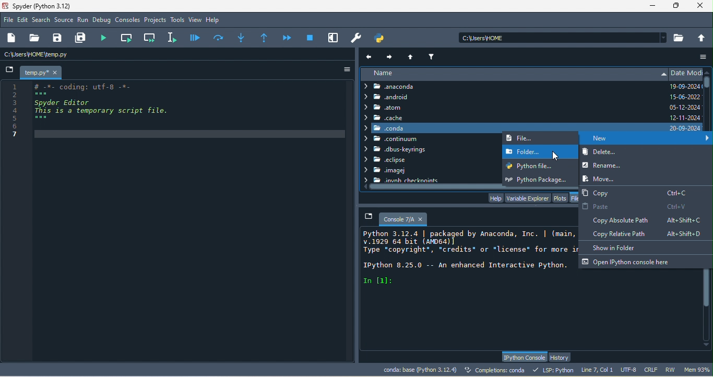 This screenshot has width=713, height=377. I want to click on cache, so click(384, 117).